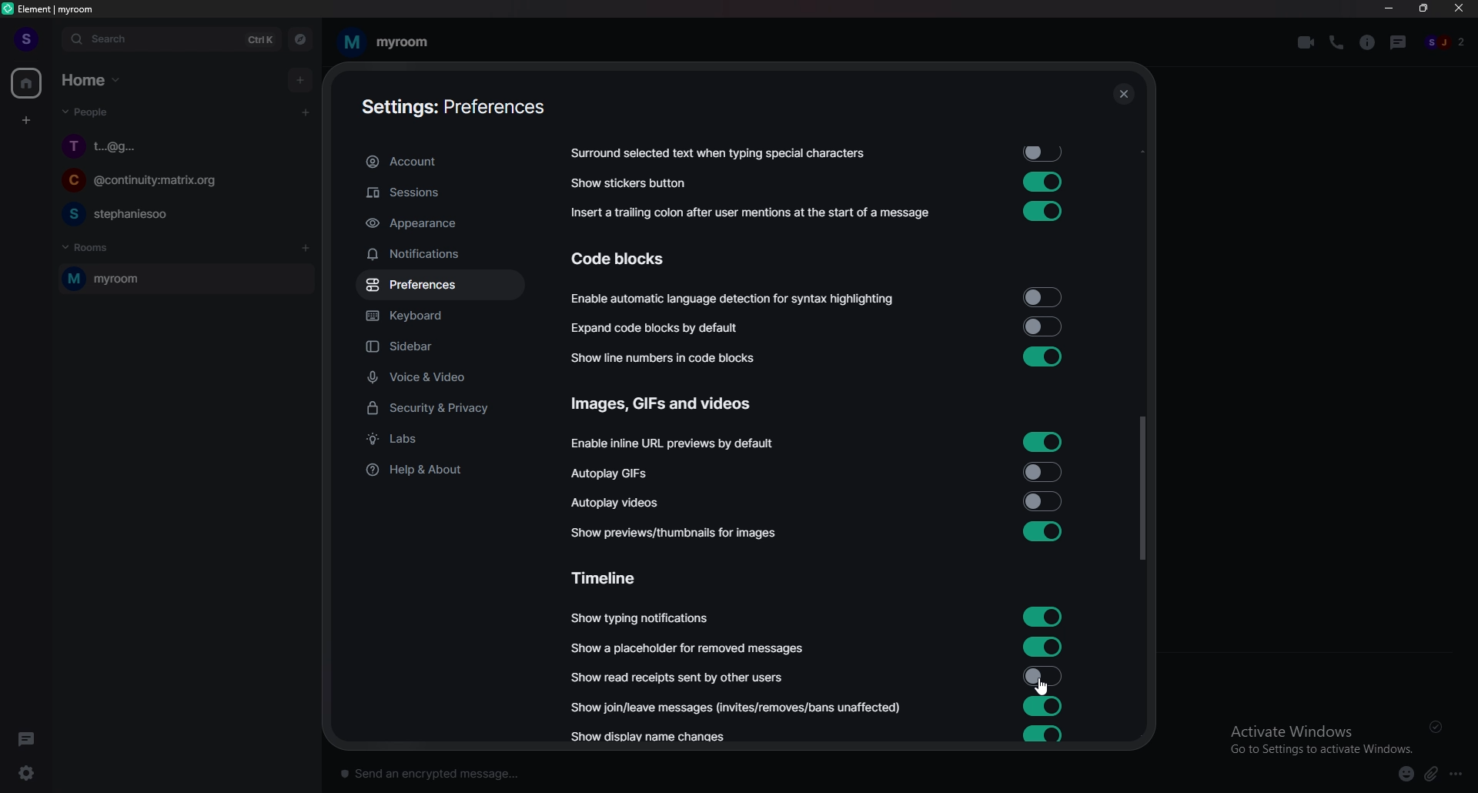 Image resolution: width=1478 pixels, height=793 pixels. Describe the element at coordinates (1047, 153) in the screenshot. I see `toggle` at that location.